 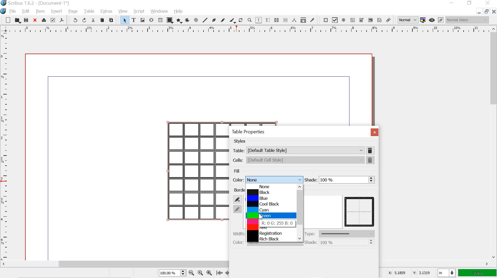 I want to click on R: 0 G: 255 B:0, so click(x=278, y=223).